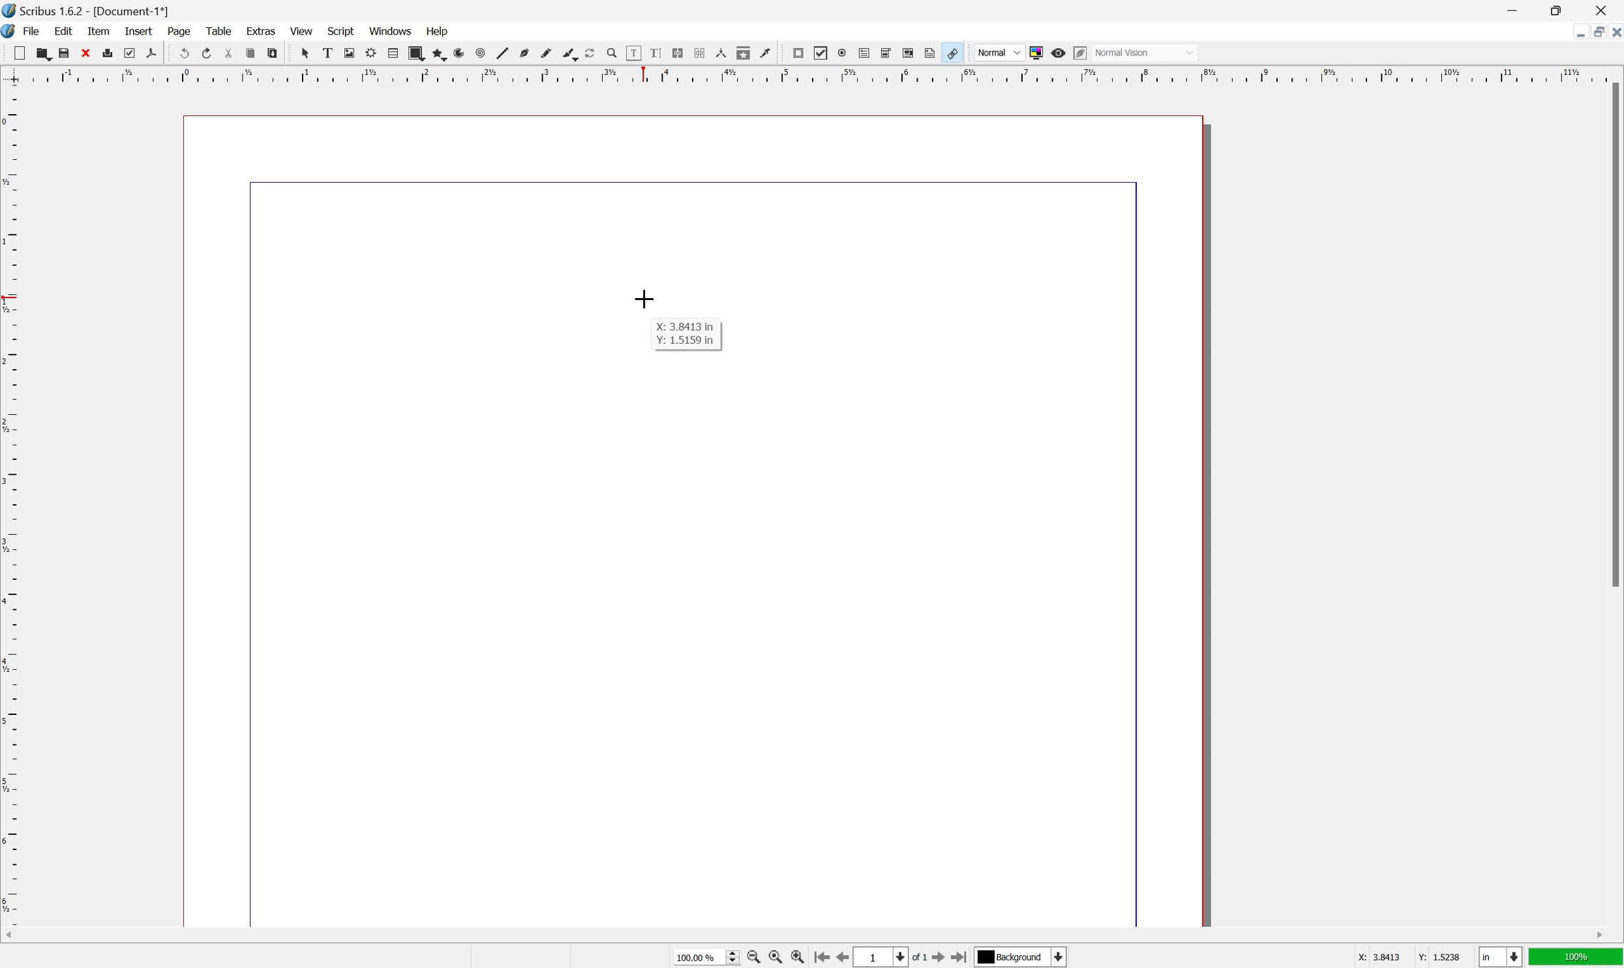  I want to click on extras, so click(261, 30).